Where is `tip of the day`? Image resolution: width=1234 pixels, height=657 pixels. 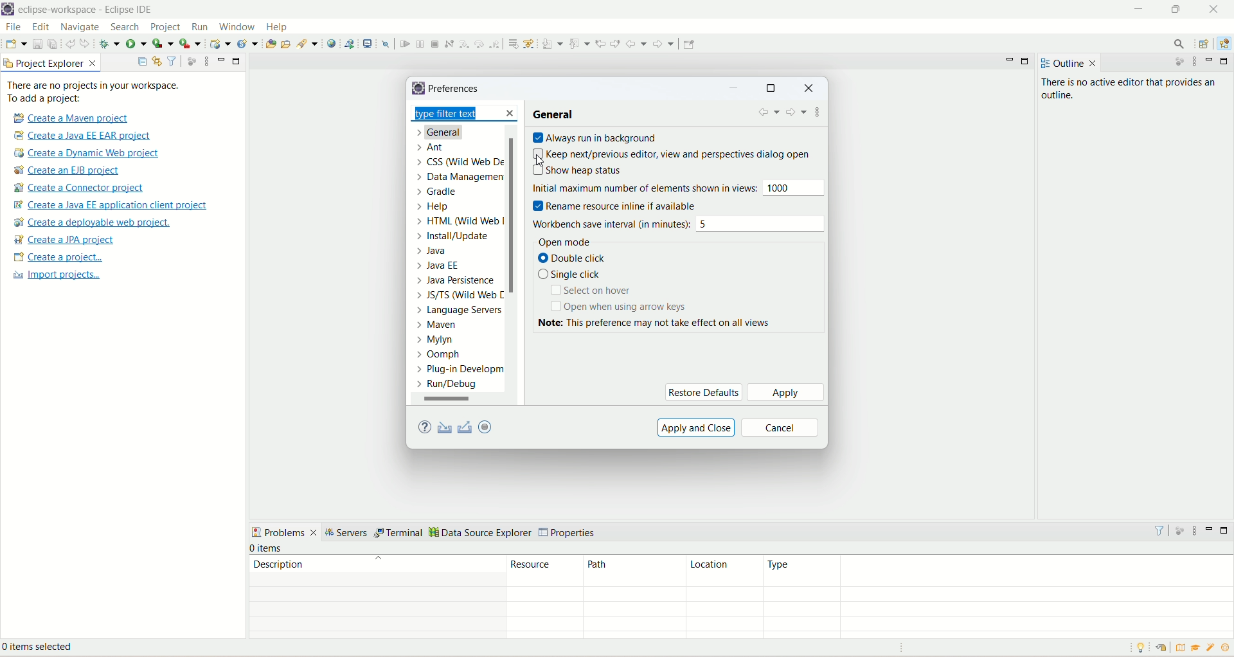
tip of the day is located at coordinates (1226, 647).